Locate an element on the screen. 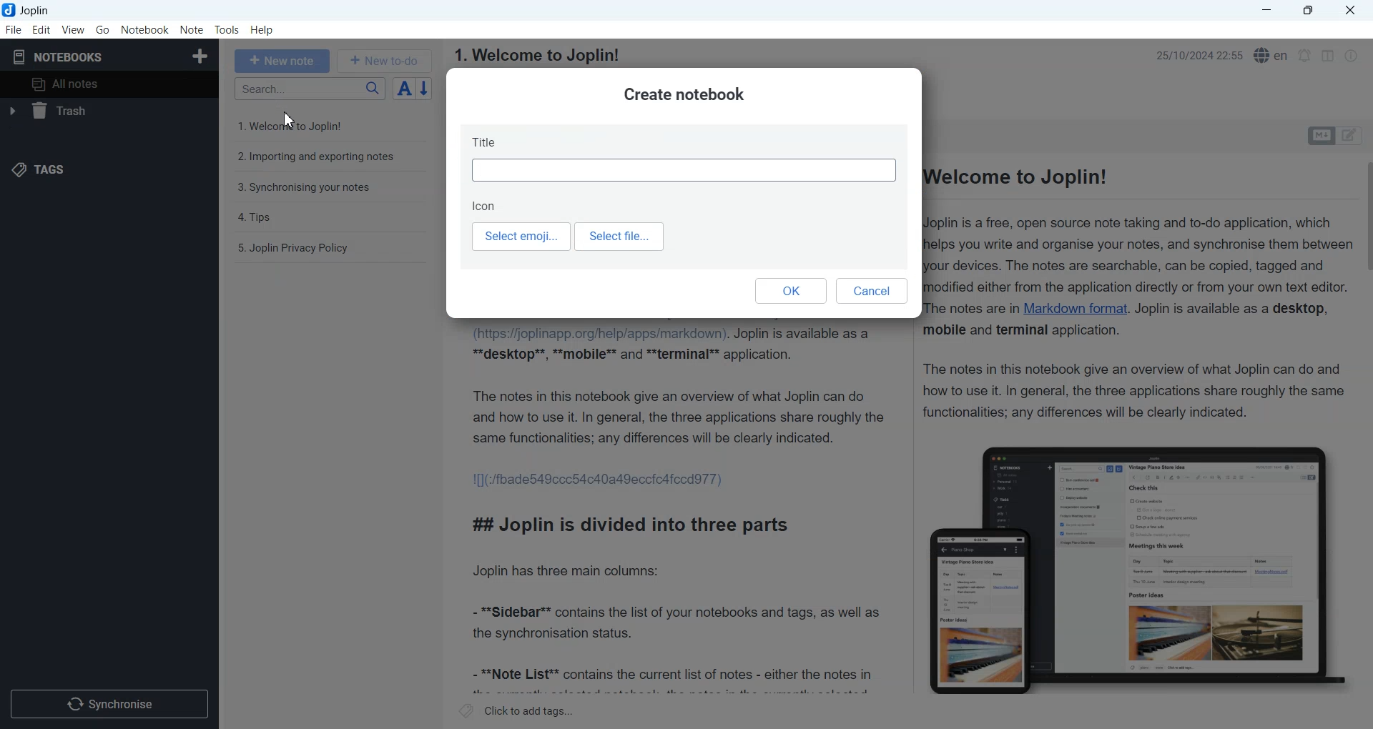 This screenshot has height=729, width=1373. Create Notebook is located at coordinates (201, 54).